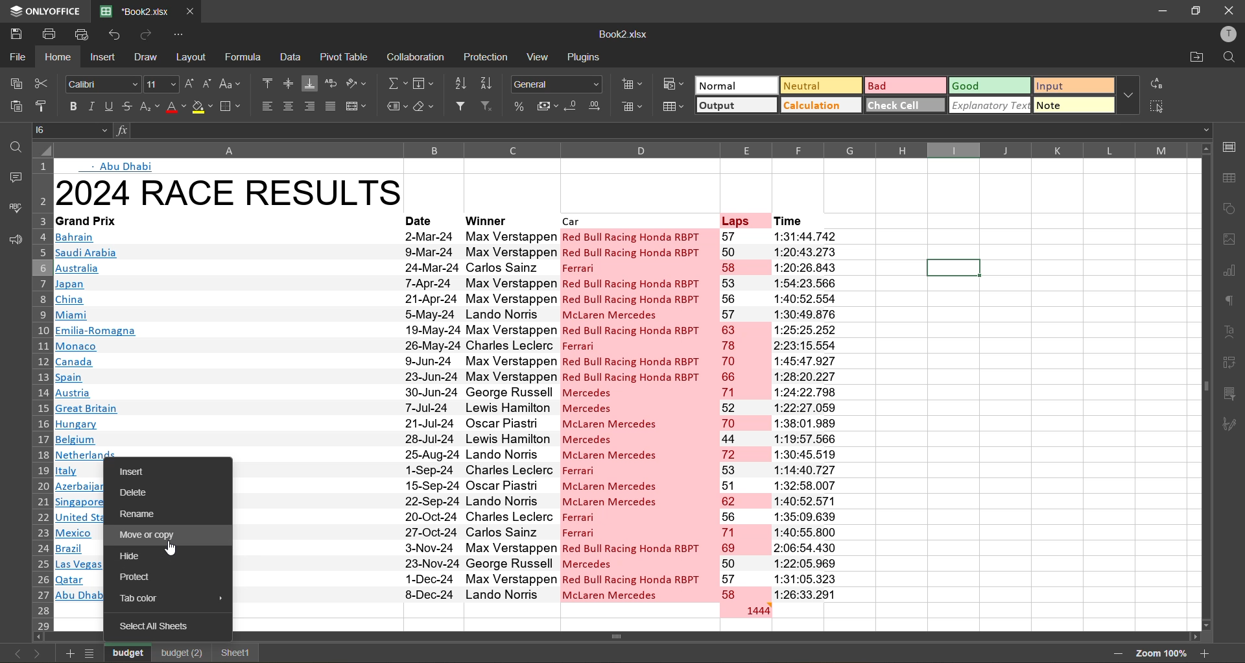 This screenshot has width=1245, height=663. Describe the element at coordinates (1231, 300) in the screenshot. I see `paragraph` at that location.